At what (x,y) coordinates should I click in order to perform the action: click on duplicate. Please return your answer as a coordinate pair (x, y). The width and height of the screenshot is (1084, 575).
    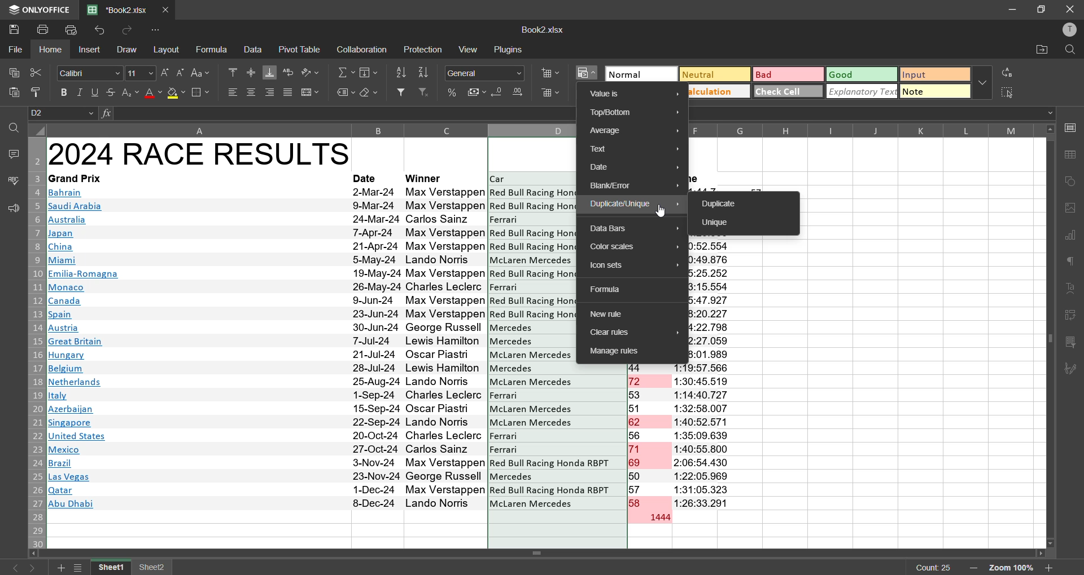
    Looking at the image, I should click on (722, 204).